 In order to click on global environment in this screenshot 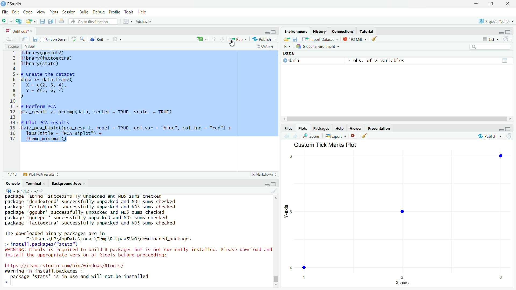, I will do `click(319, 46)`.